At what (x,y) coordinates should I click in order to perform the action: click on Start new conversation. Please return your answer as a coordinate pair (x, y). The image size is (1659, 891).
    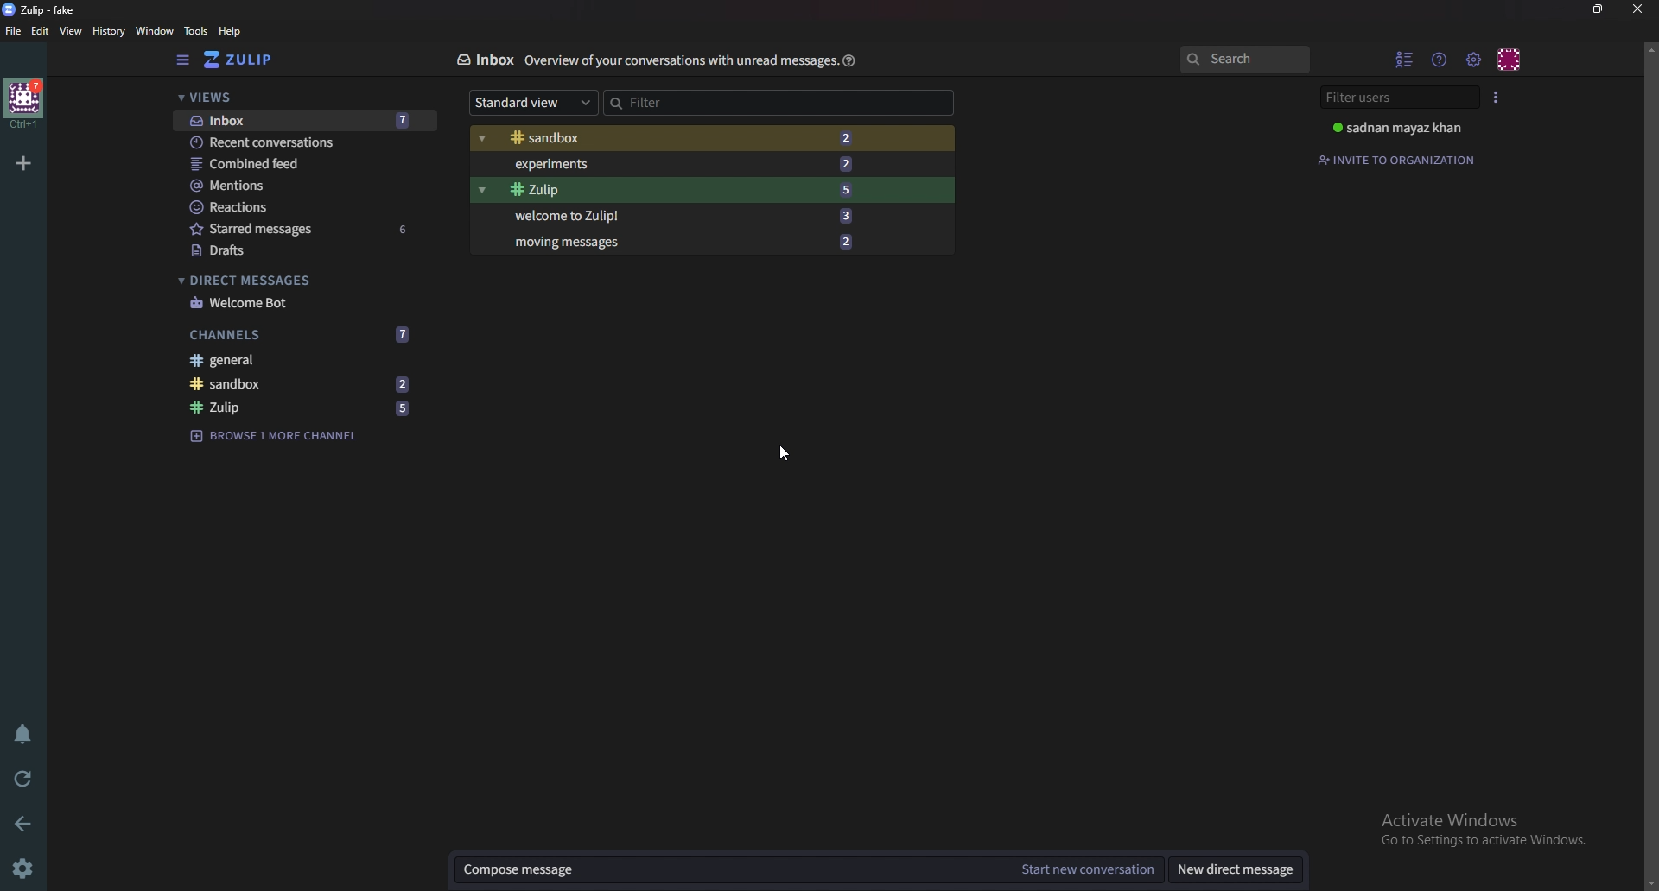
    Looking at the image, I should click on (1090, 870).